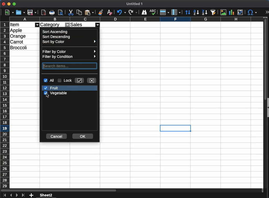 This screenshot has height=198, width=269. Describe the element at coordinates (9, 4) in the screenshot. I see `minimize` at that location.